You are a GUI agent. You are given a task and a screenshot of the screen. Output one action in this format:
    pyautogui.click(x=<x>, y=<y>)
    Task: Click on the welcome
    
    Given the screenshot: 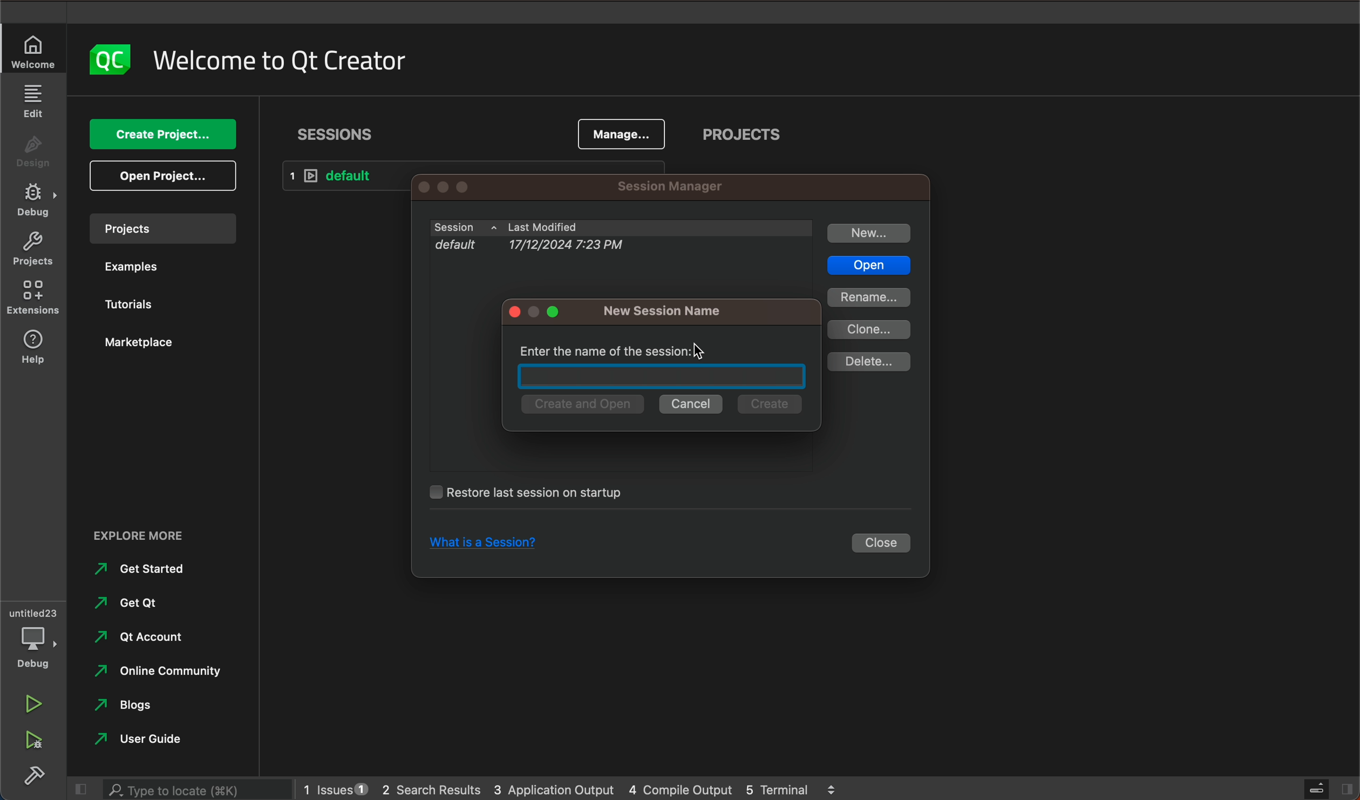 What is the action you would take?
    pyautogui.click(x=35, y=52)
    